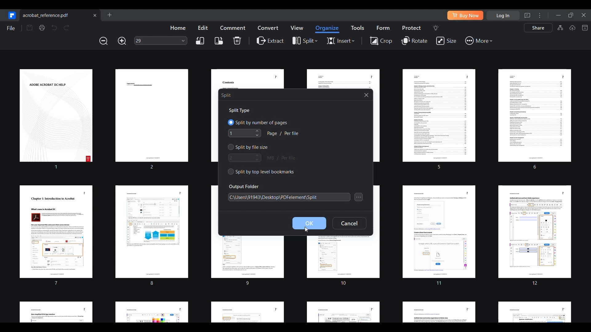 The width and height of the screenshot is (591, 332). I want to click on Extract PDF, so click(270, 40).